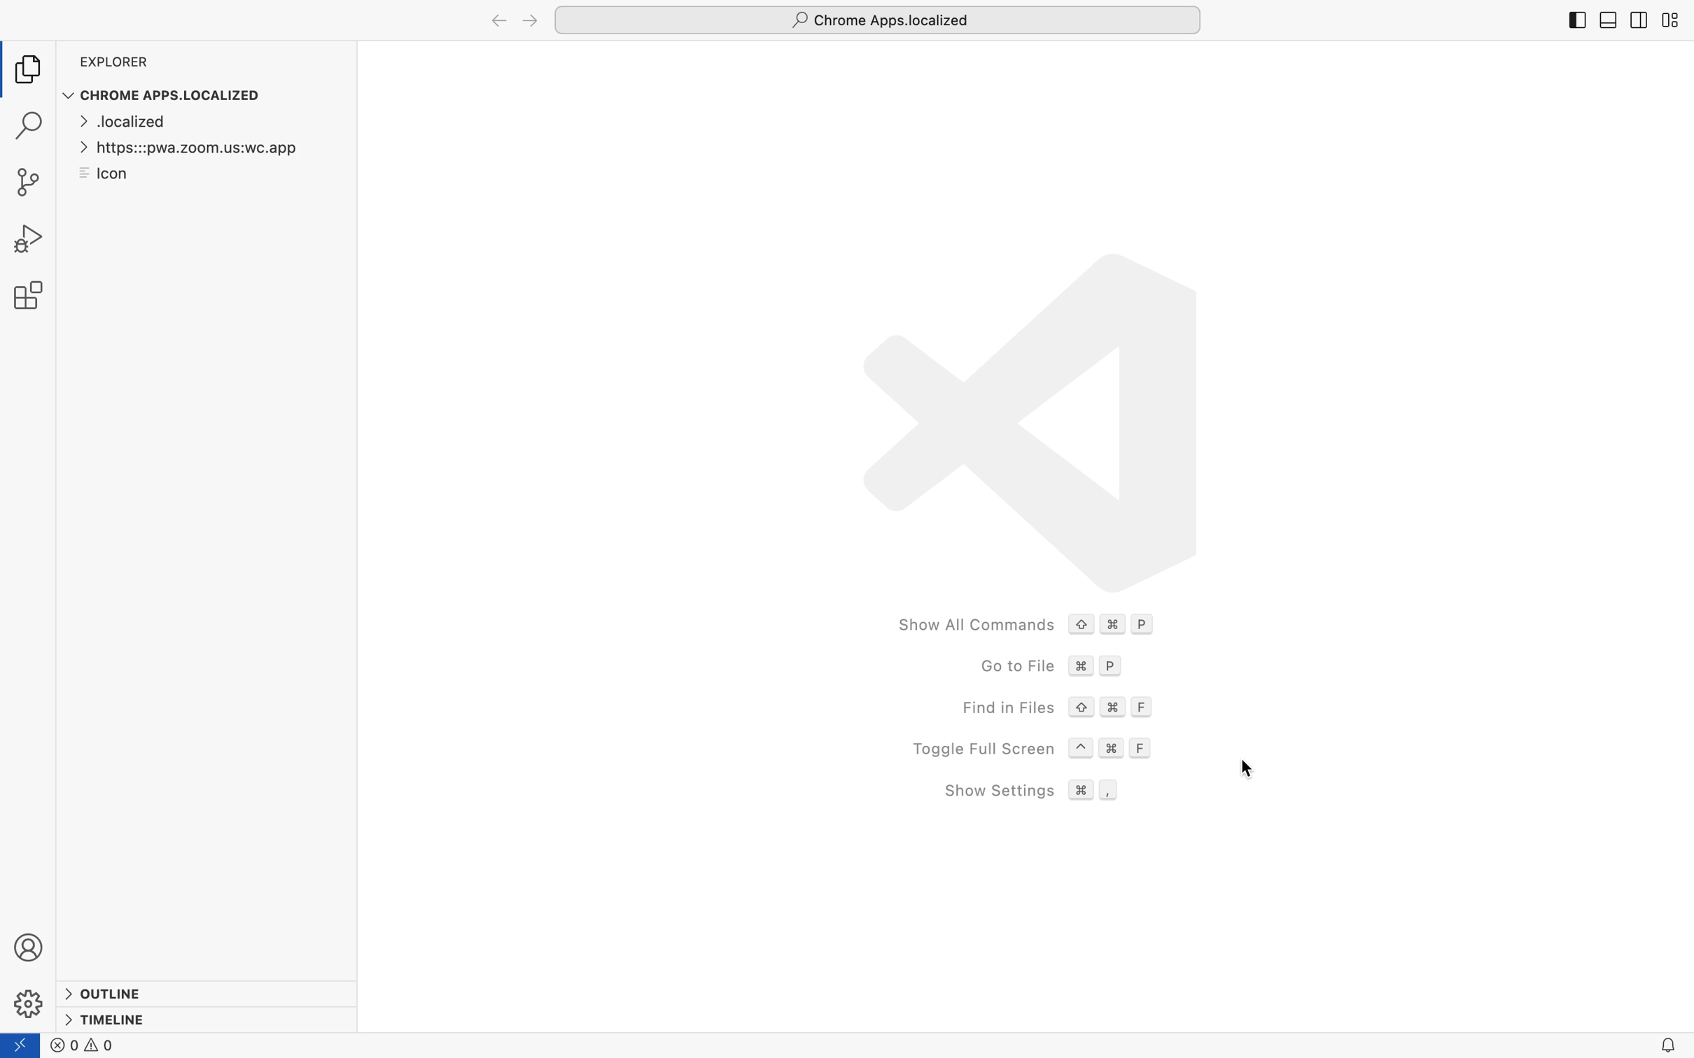  Describe the element at coordinates (90, 1046) in the screenshot. I see `warnings , cautions` at that location.